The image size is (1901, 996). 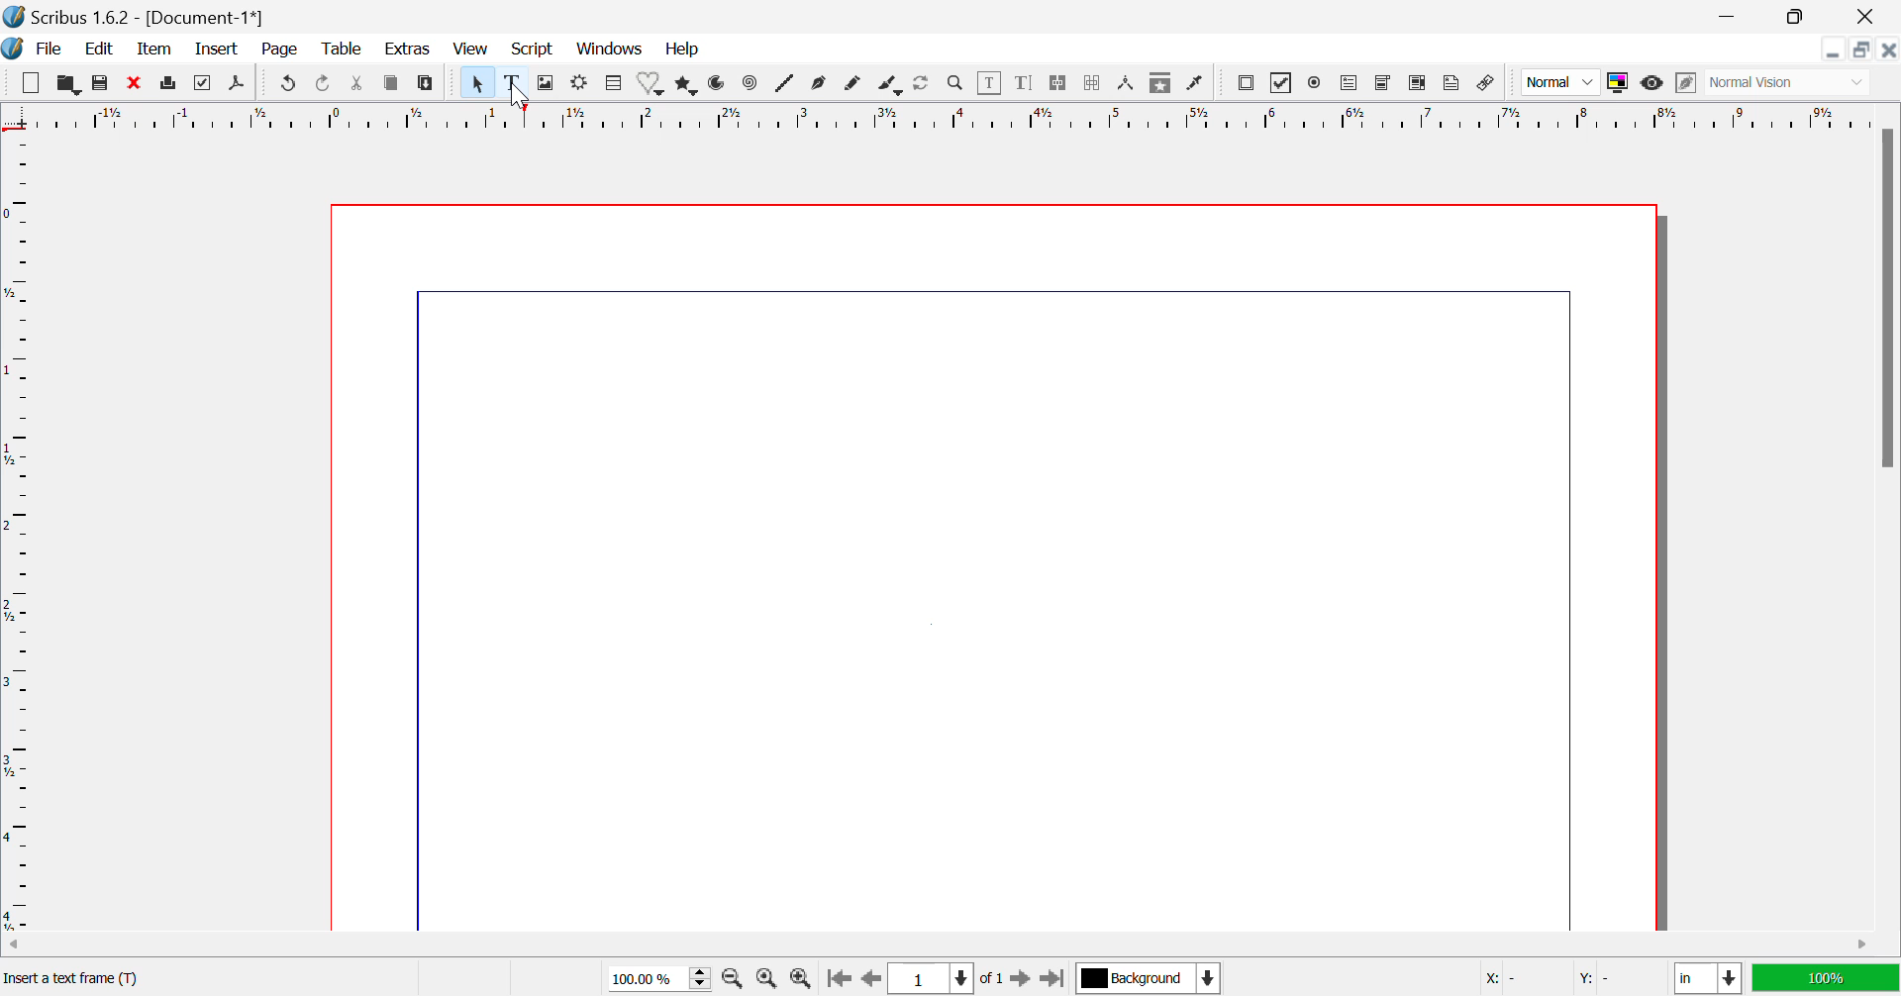 I want to click on Link Text Frames, so click(x=1055, y=85).